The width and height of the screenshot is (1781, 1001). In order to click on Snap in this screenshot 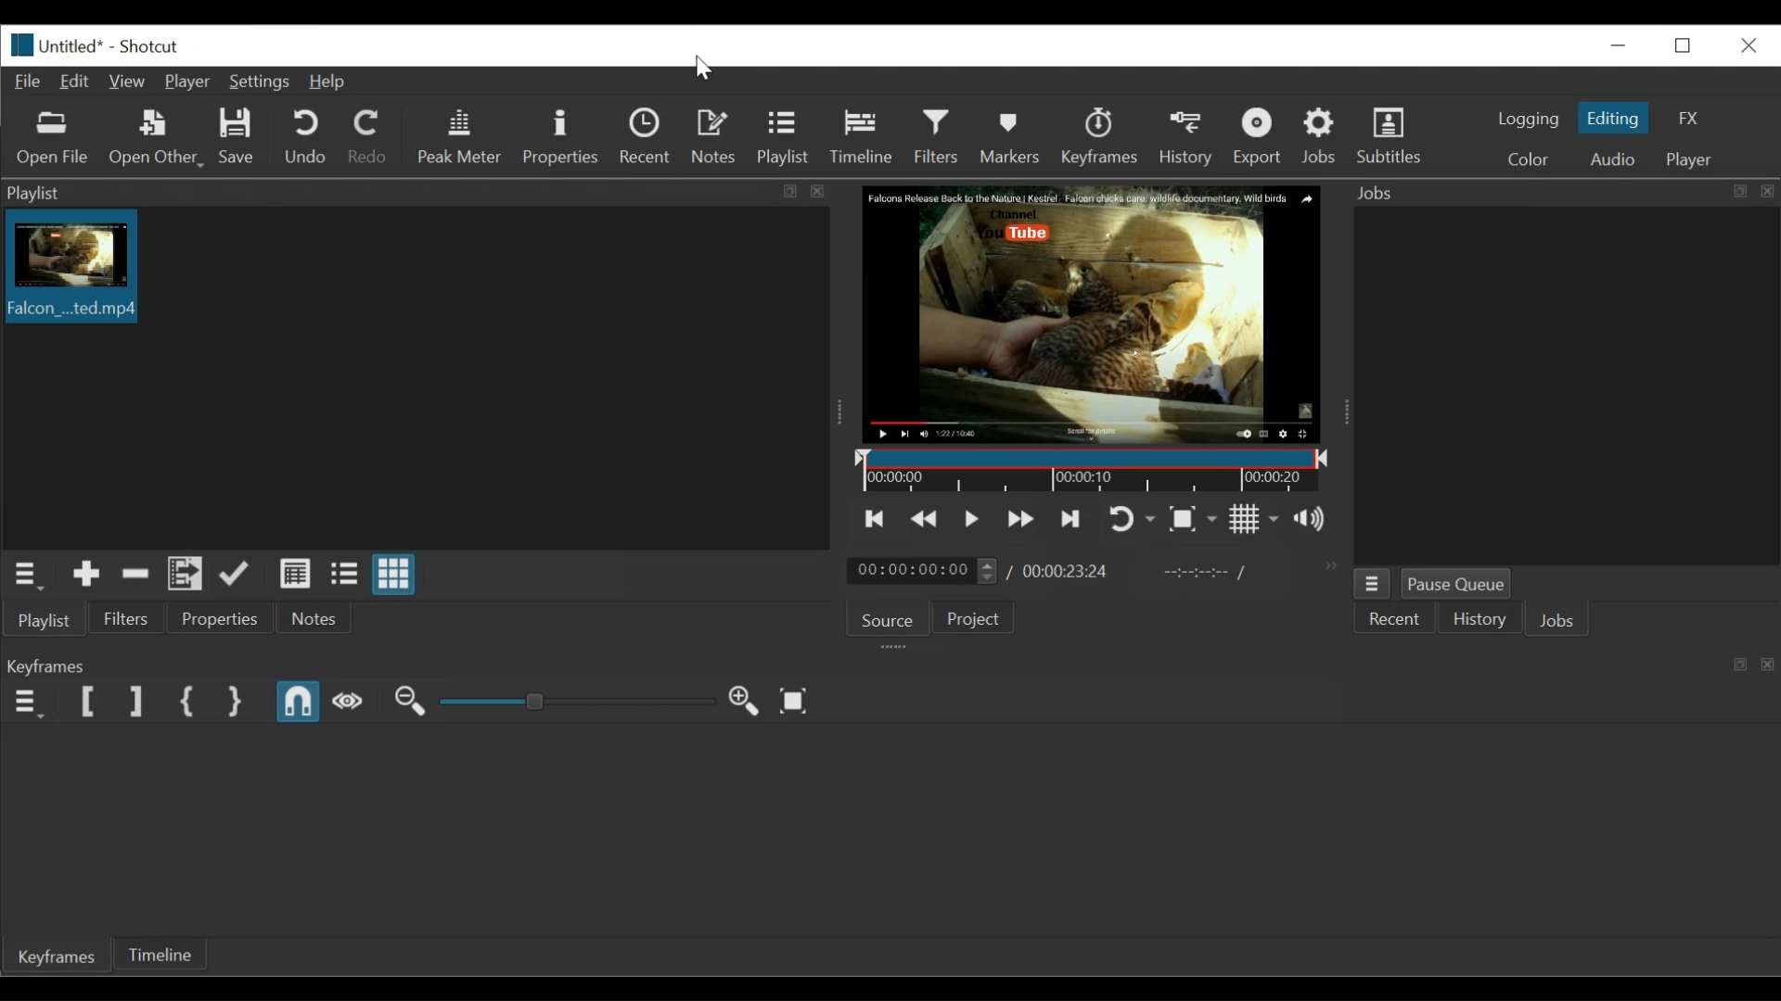, I will do `click(299, 703)`.